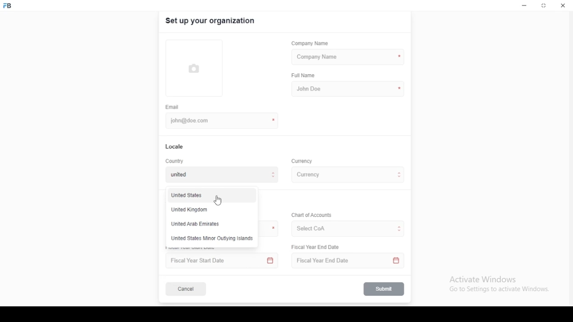  I want to click on Chart of Accounts, so click(310, 215).